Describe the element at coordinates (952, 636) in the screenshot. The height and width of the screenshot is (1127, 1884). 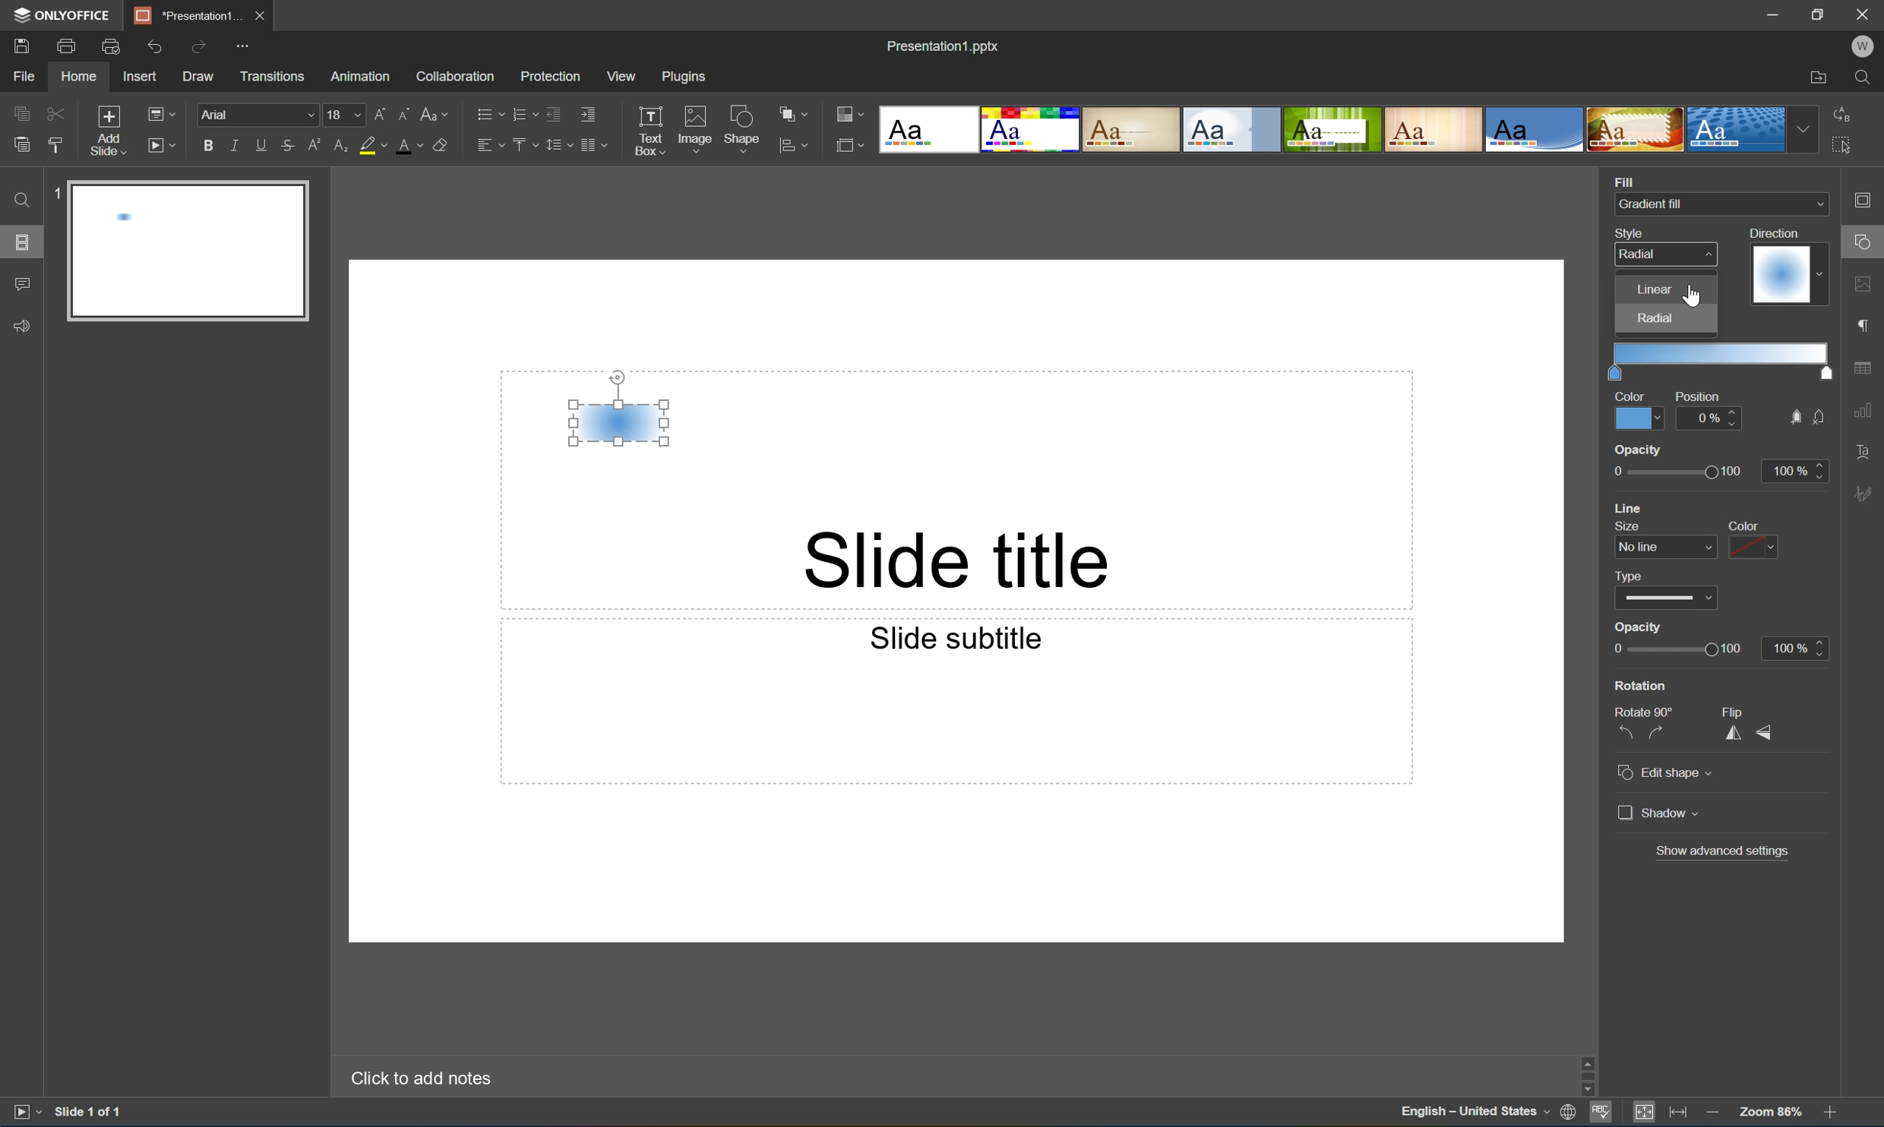
I see `Slide subtitle` at that location.